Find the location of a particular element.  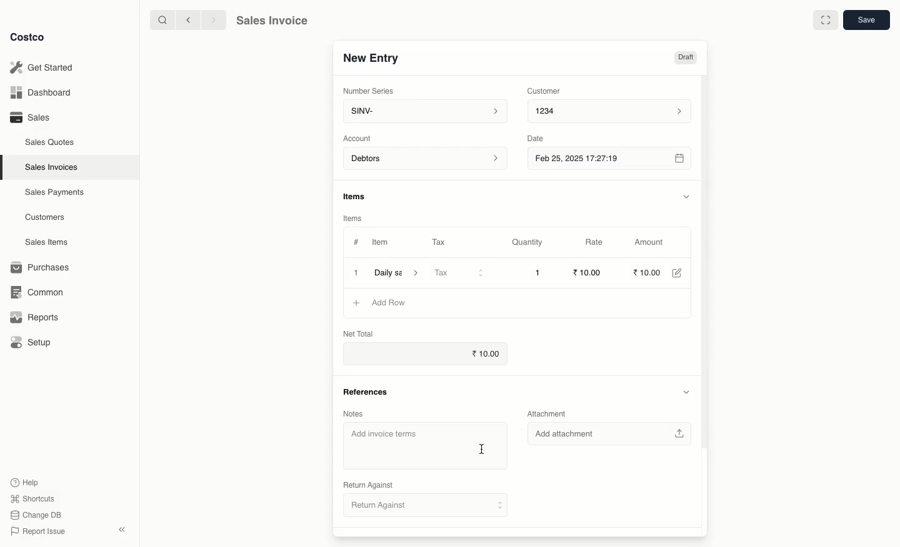

 is located at coordinates (357, 195).